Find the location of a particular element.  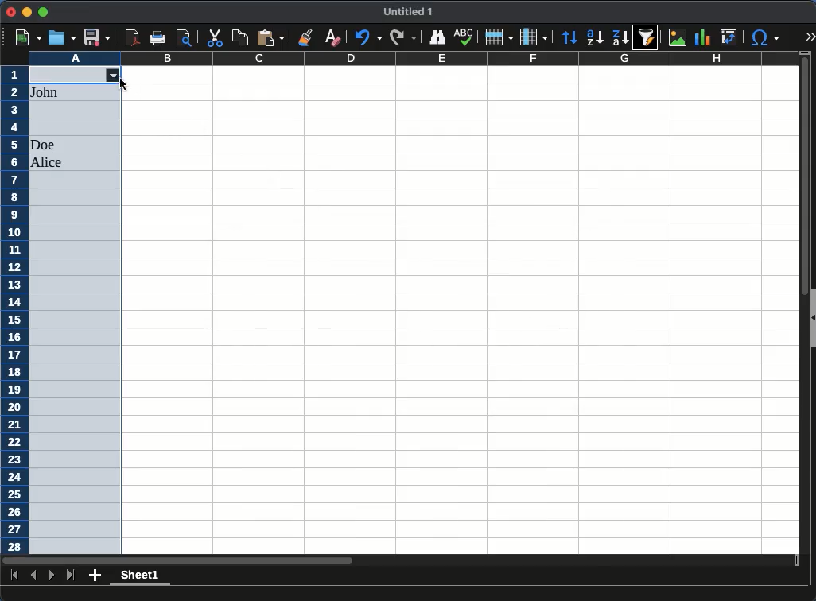

pdf reviewer is located at coordinates (133, 37).